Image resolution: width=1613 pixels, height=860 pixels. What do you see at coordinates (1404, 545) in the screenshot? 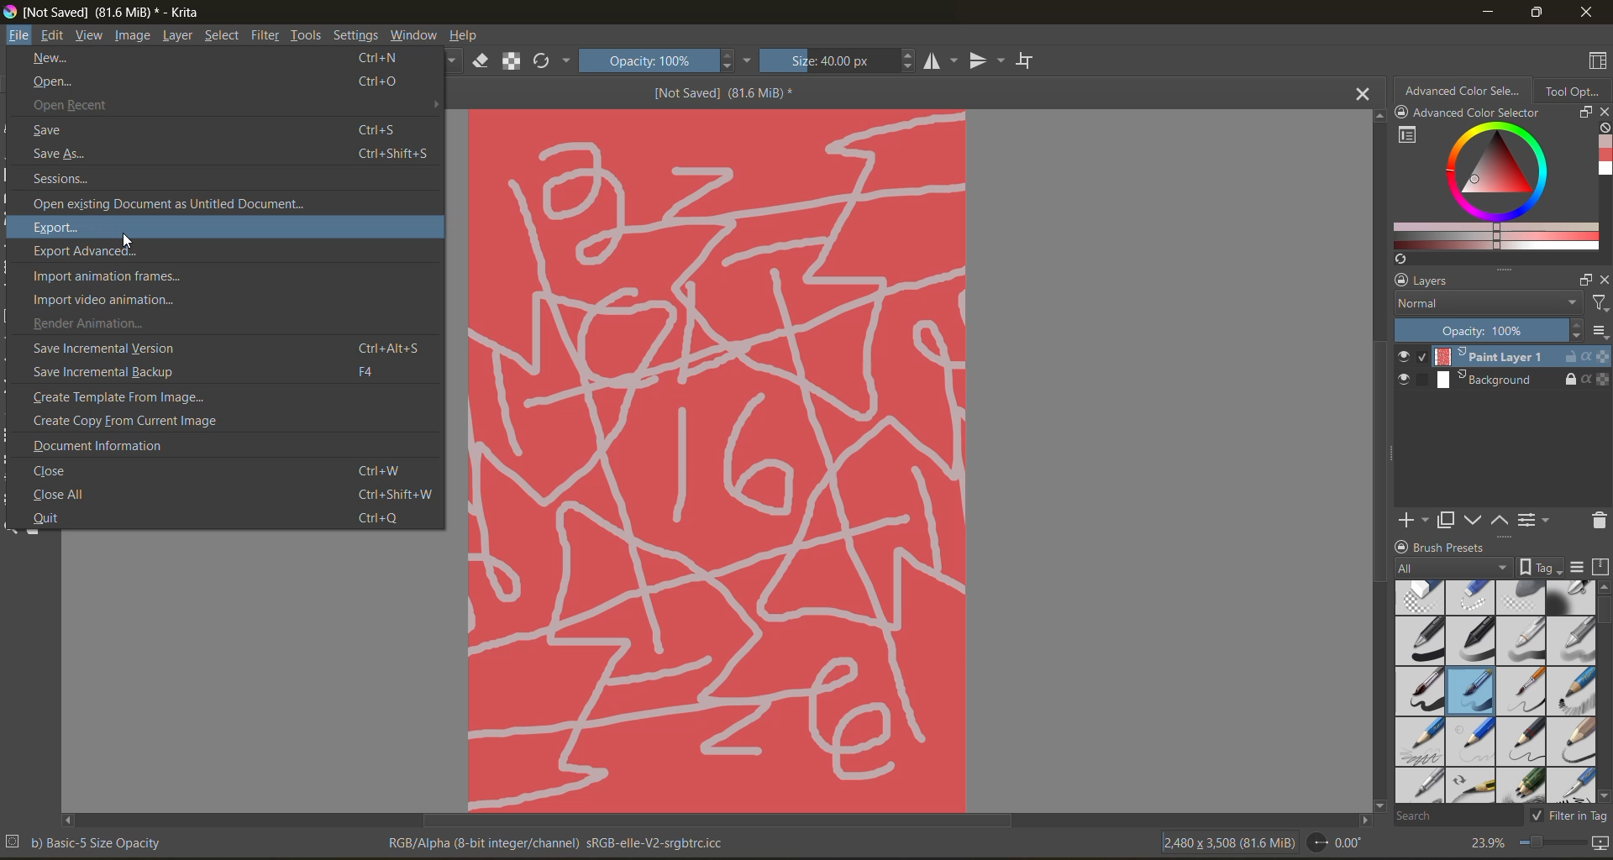
I see `lock/unlock docker` at bounding box center [1404, 545].